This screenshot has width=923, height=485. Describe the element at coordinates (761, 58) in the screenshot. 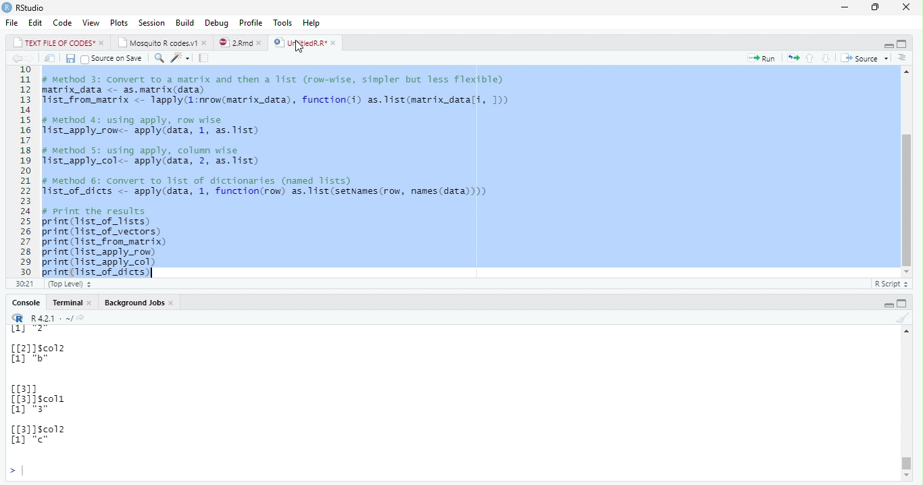

I see `run the current line or selection` at that location.